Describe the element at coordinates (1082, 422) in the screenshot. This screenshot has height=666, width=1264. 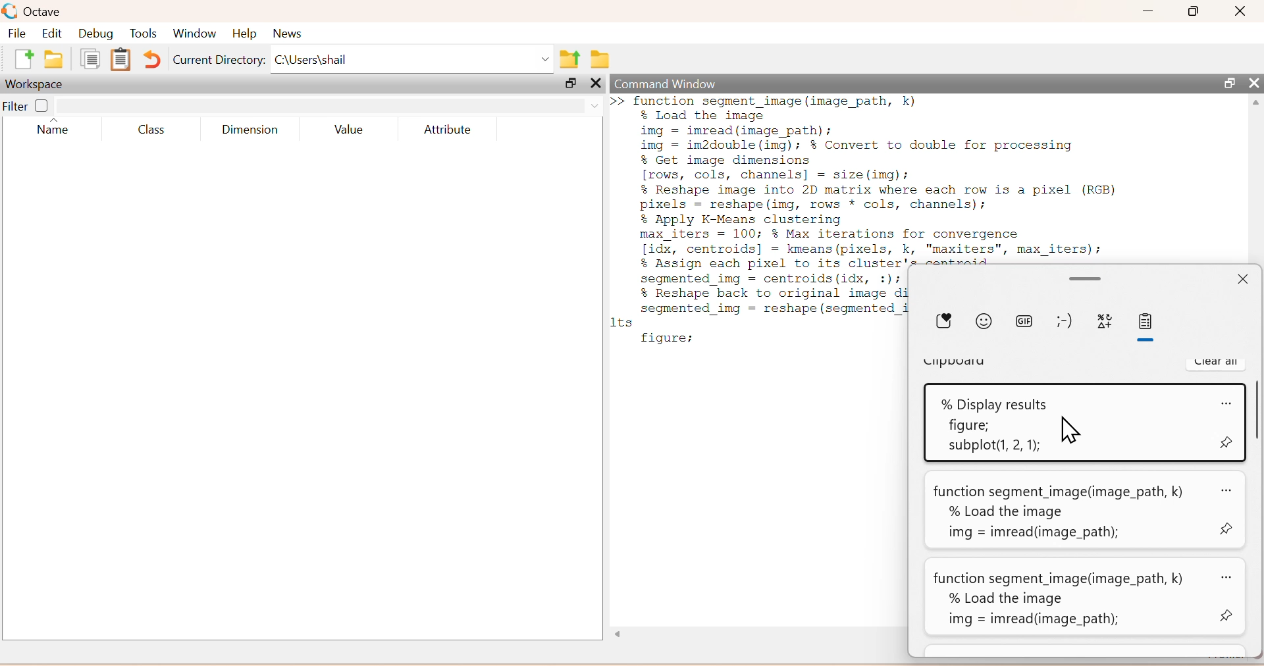
I see `% Display results <0figure;subplot(1, 2, 1); ` at that location.